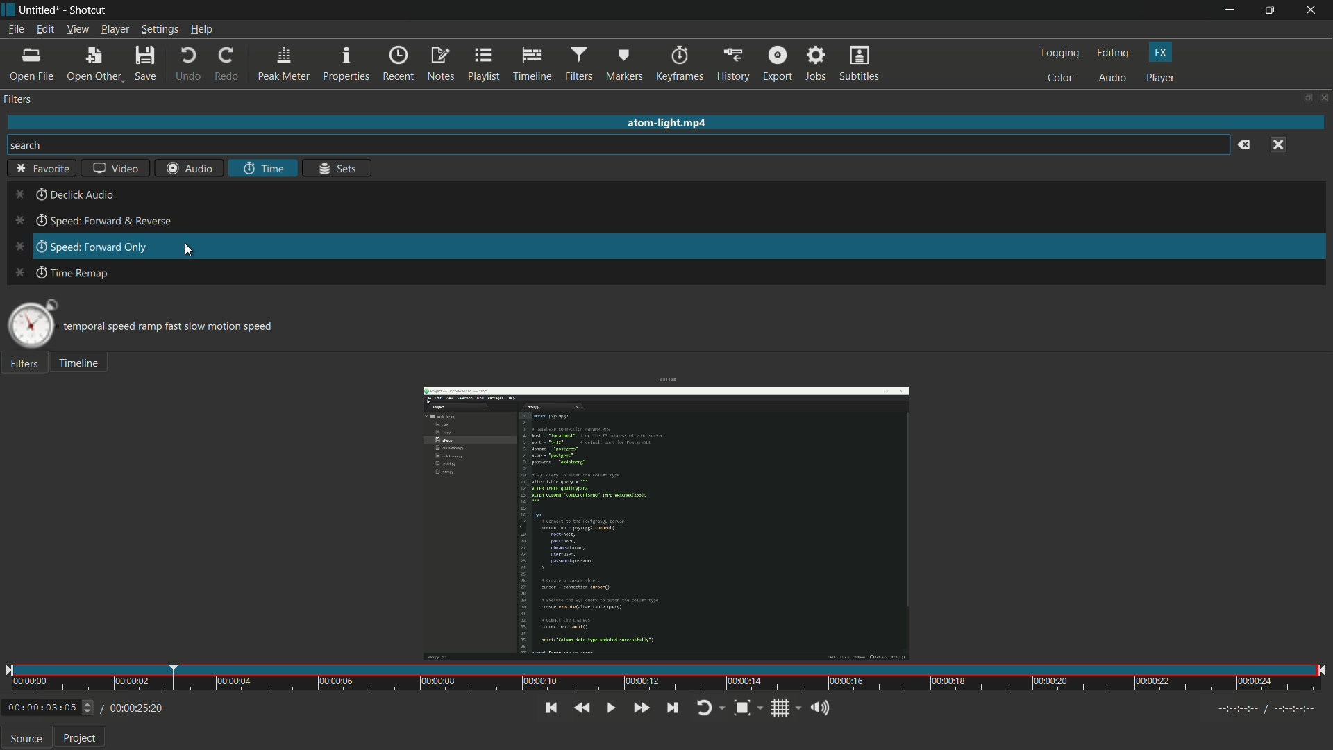 The width and height of the screenshot is (1333, 750). What do you see at coordinates (1252, 708) in the screenshot?
I see `Timecodes` at bounding box center [1252, 708].